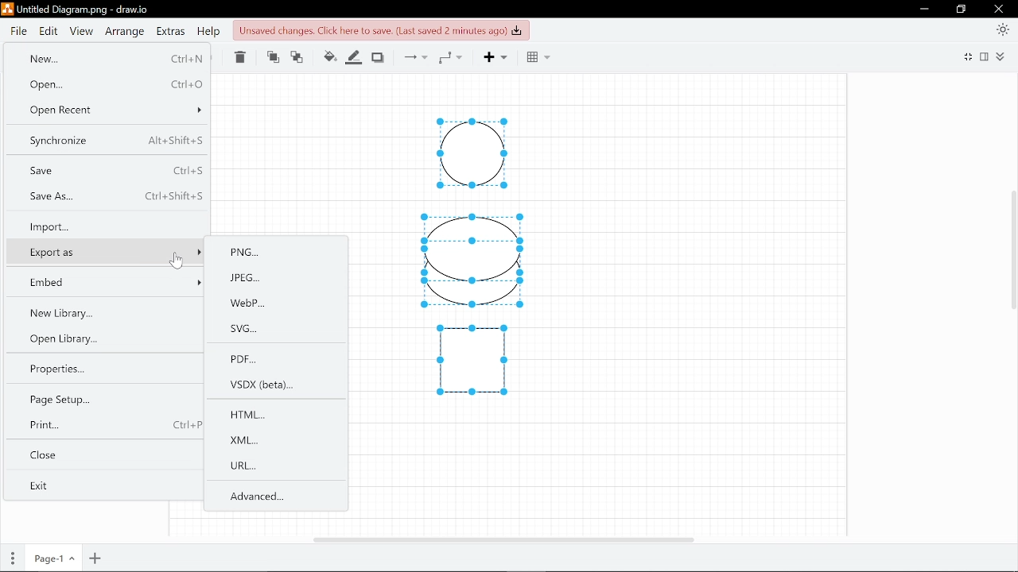 The width and height of the screenshot is (1018, 572). Describe the element at coordinates (960, 10) in the screenshot. I see `Restore down` at that location.